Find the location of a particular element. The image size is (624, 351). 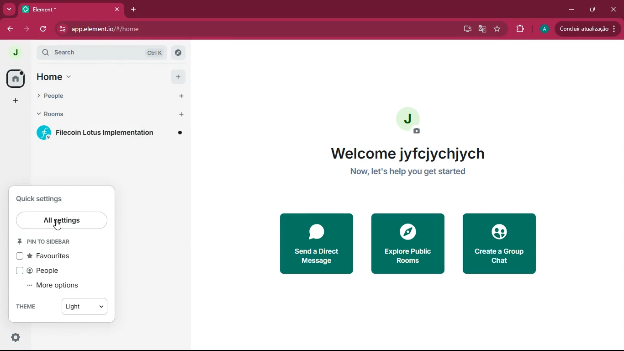

quick settings is located at coordinates (15, 336).